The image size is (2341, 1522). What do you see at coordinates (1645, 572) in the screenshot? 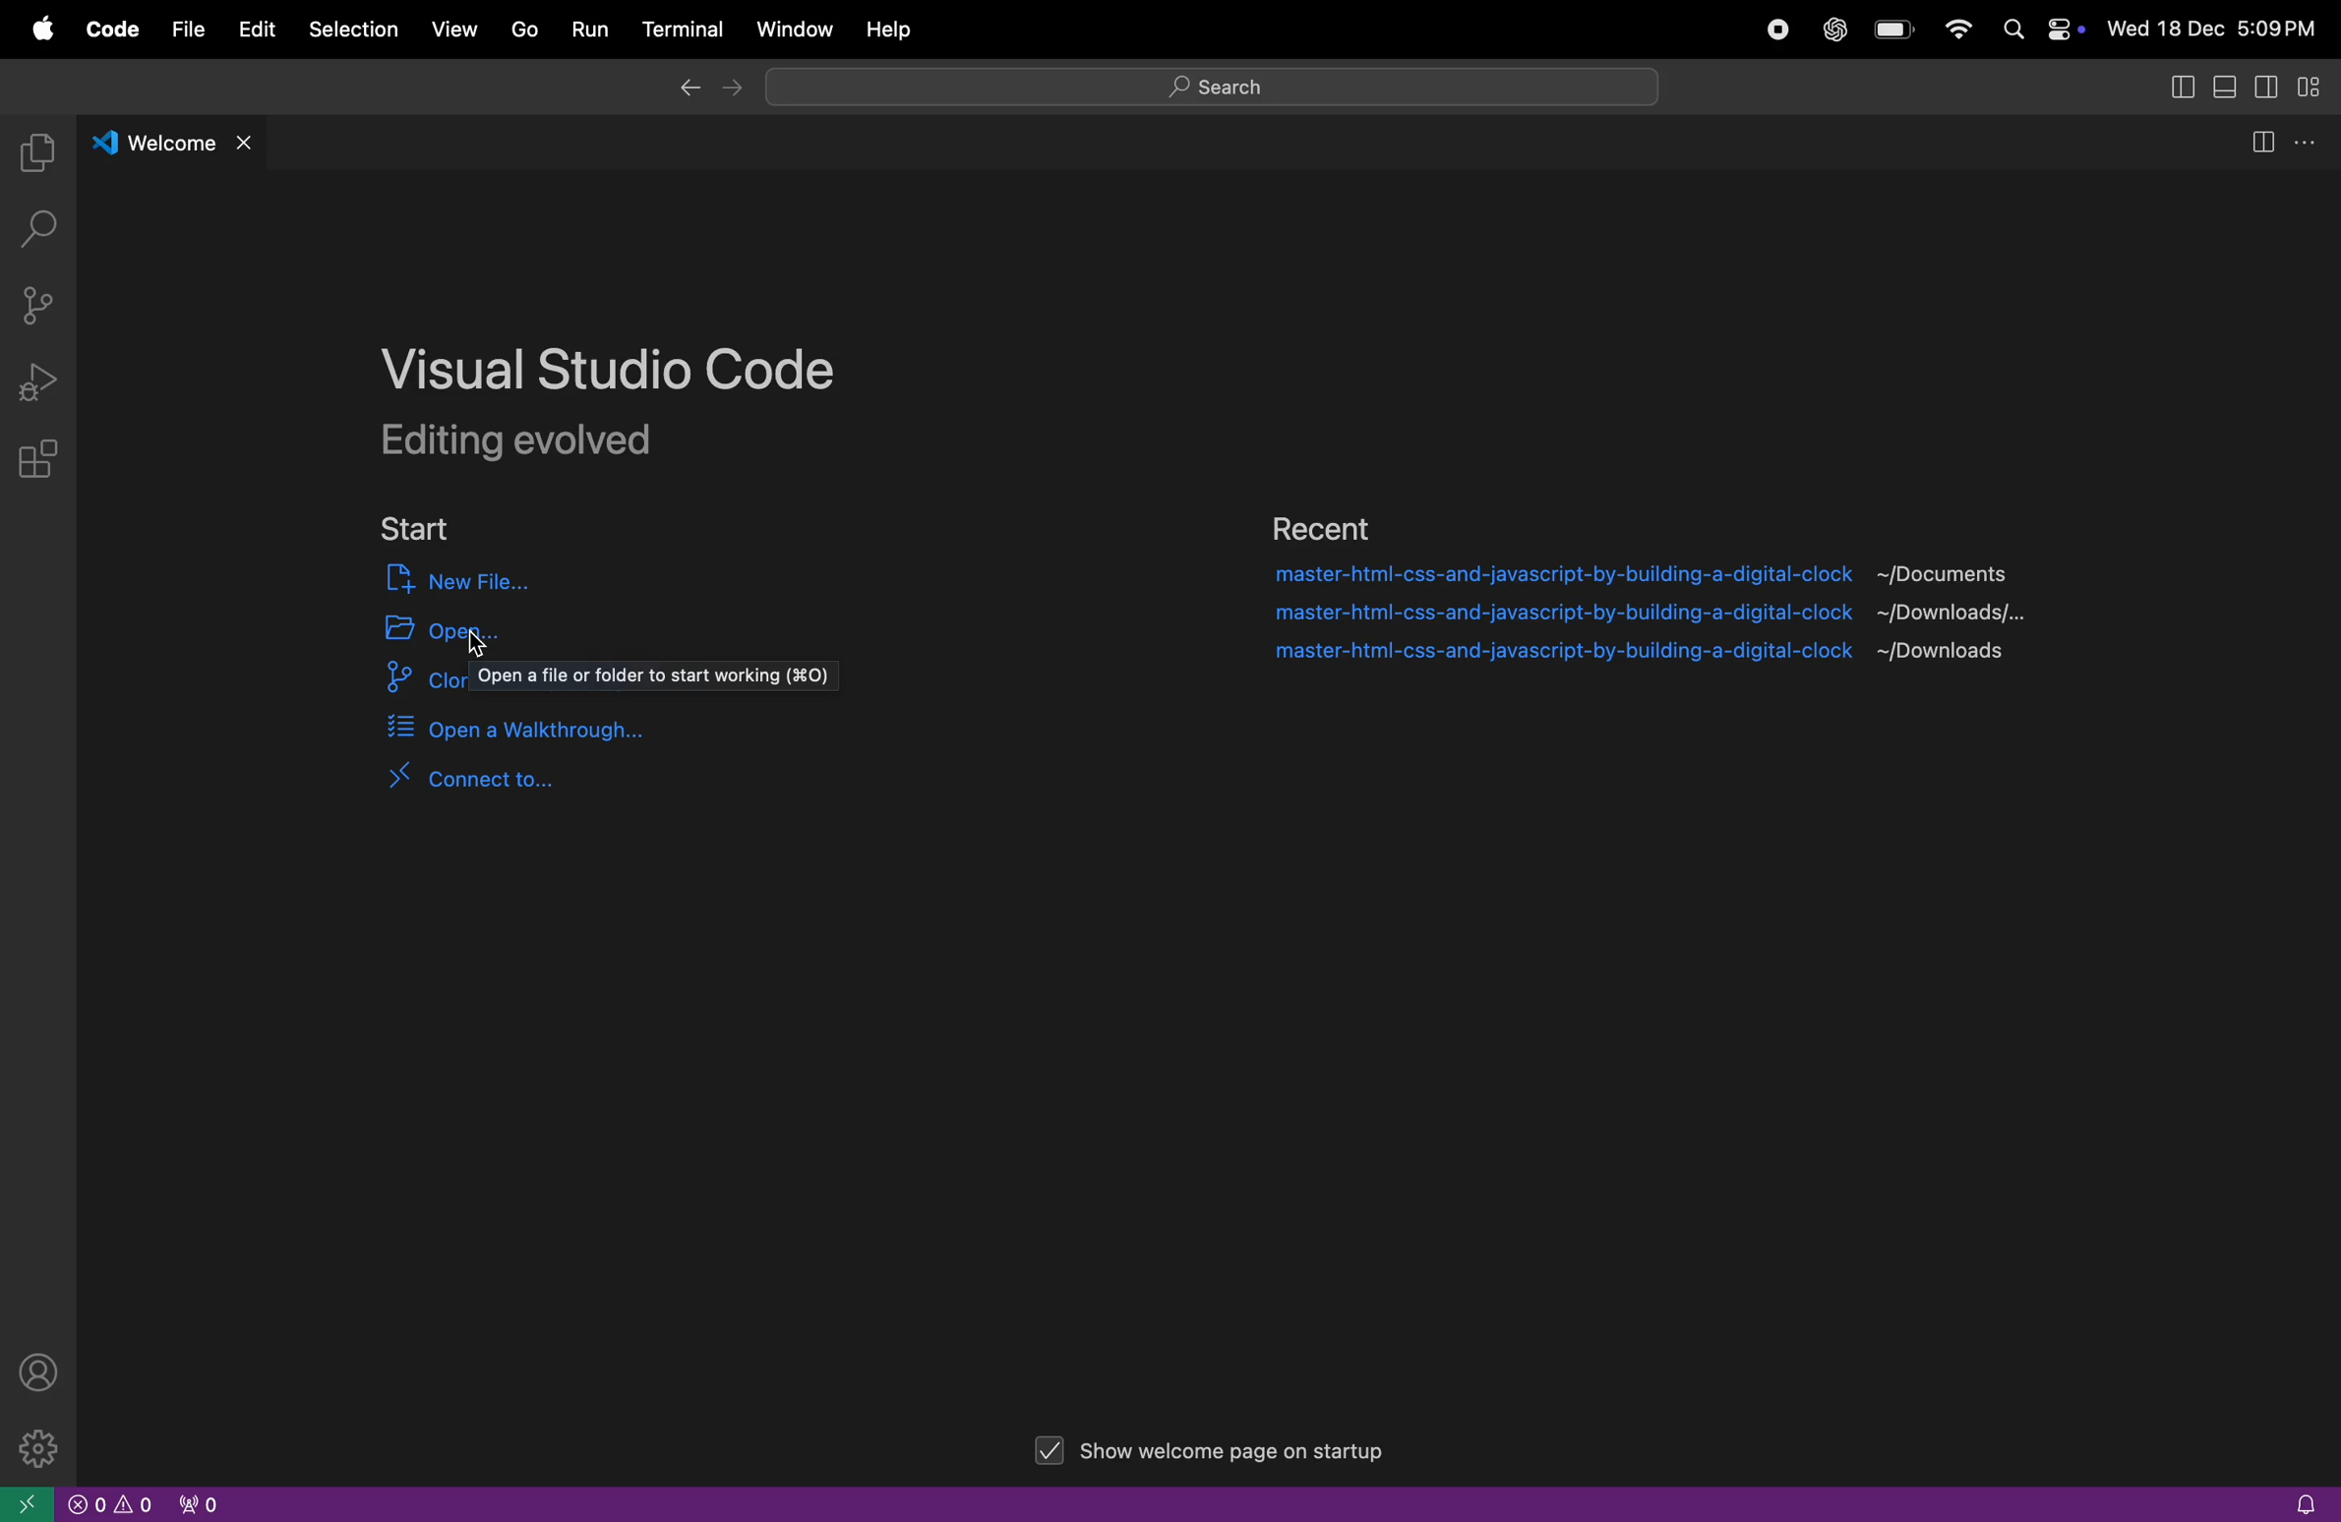
I see `file 1` at bounding box center [1645, 572].